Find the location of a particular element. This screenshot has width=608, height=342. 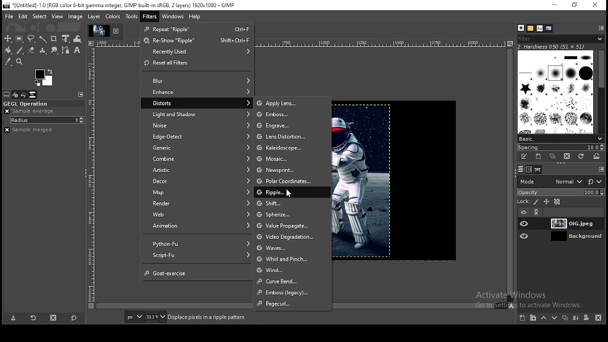

rectangle select tool is located at coordinates (20, 39).